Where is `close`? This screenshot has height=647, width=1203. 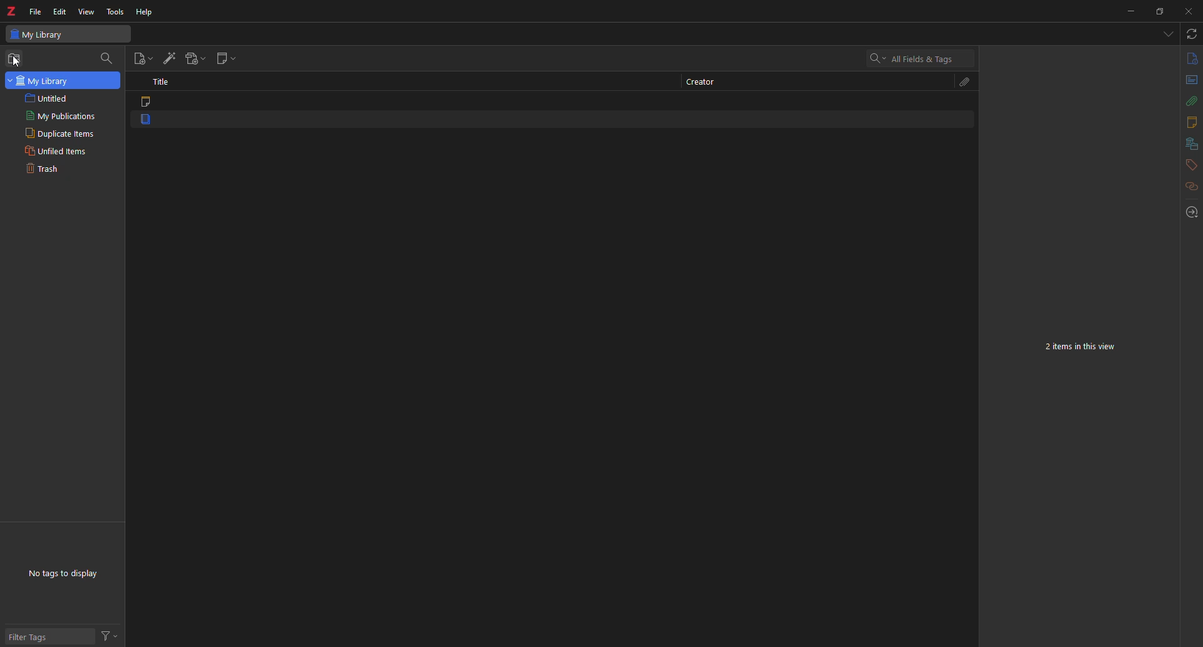
close is located at coordinates (1190, 9).